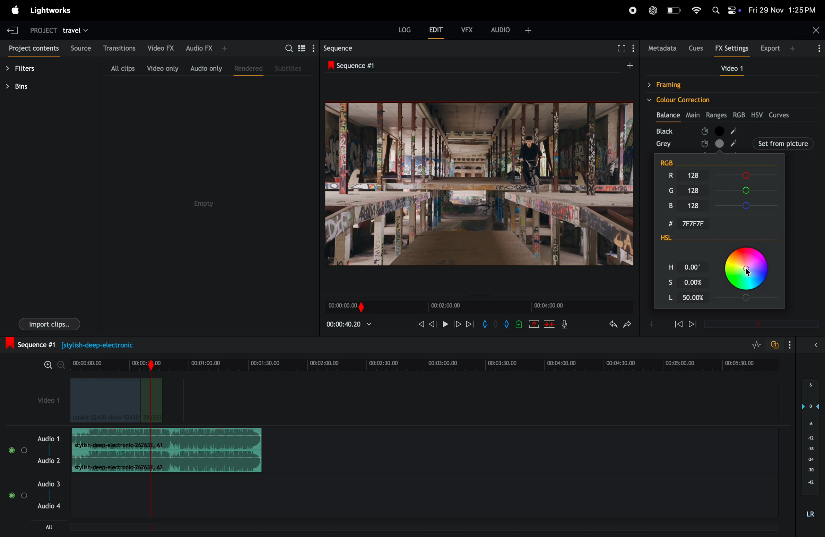 The width and height of the screenshot is (825, 537). What do you see at coordinates (25, 87) in the screenshot?
I see `bins` at bounding box center [25, 87].